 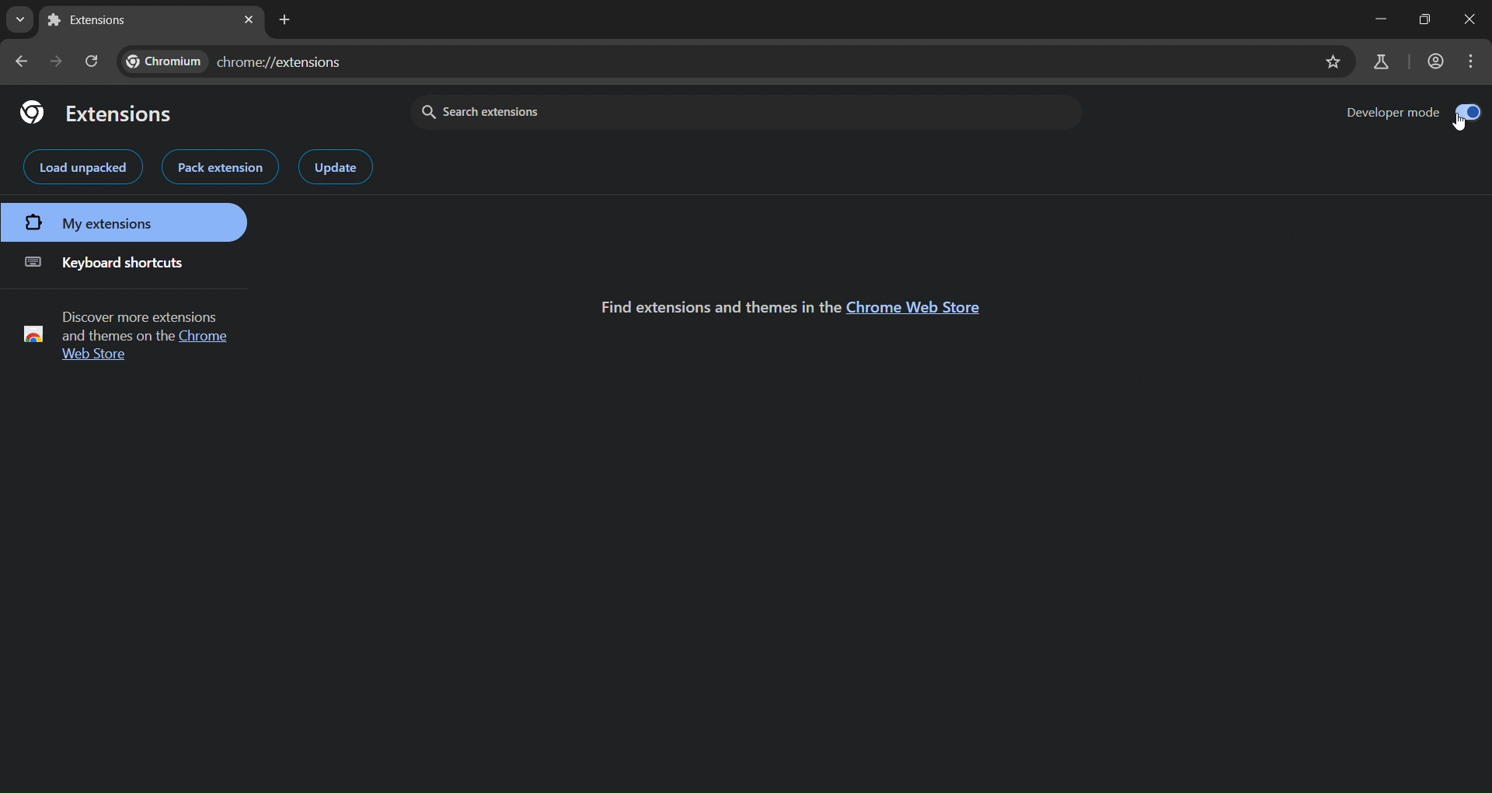 What do you see at coordinates (335, 167) in the screenshot?
I see `update` at bounding box center [335, 167].